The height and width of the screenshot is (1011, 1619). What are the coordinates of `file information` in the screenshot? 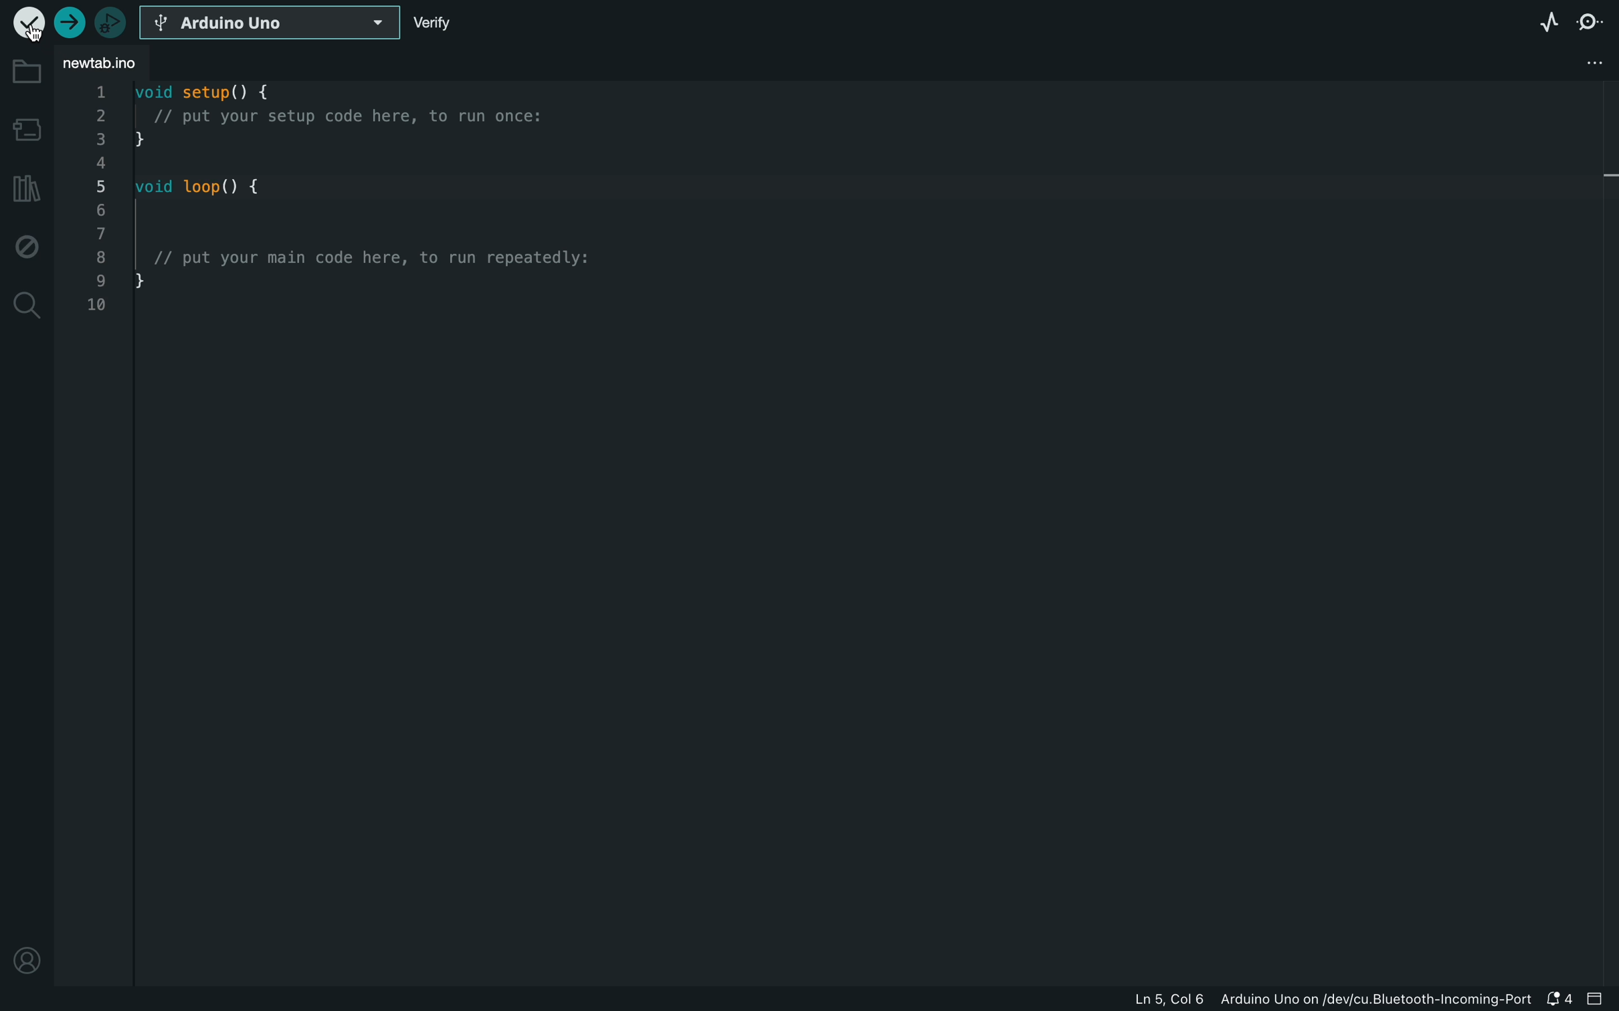 It's located at (1283, 1000).